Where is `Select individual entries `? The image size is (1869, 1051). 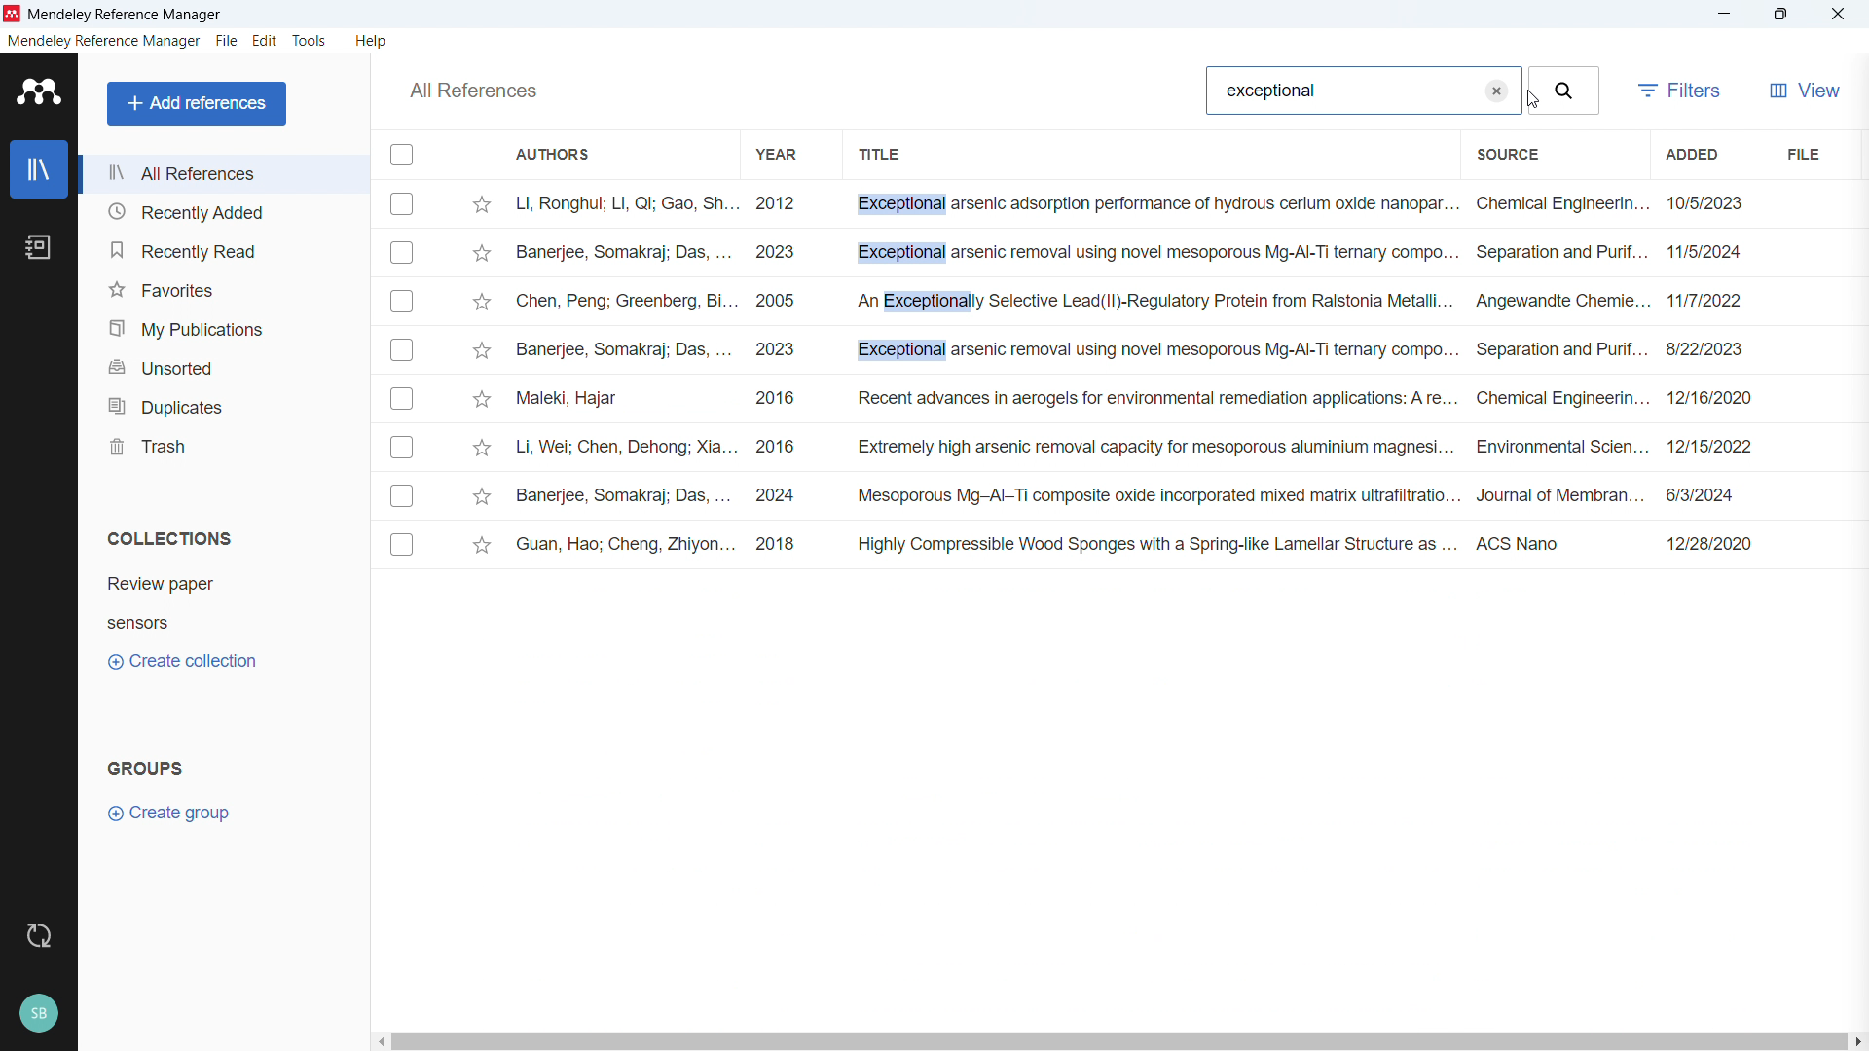
Select individual entries  is located at coordinates (405, 379).